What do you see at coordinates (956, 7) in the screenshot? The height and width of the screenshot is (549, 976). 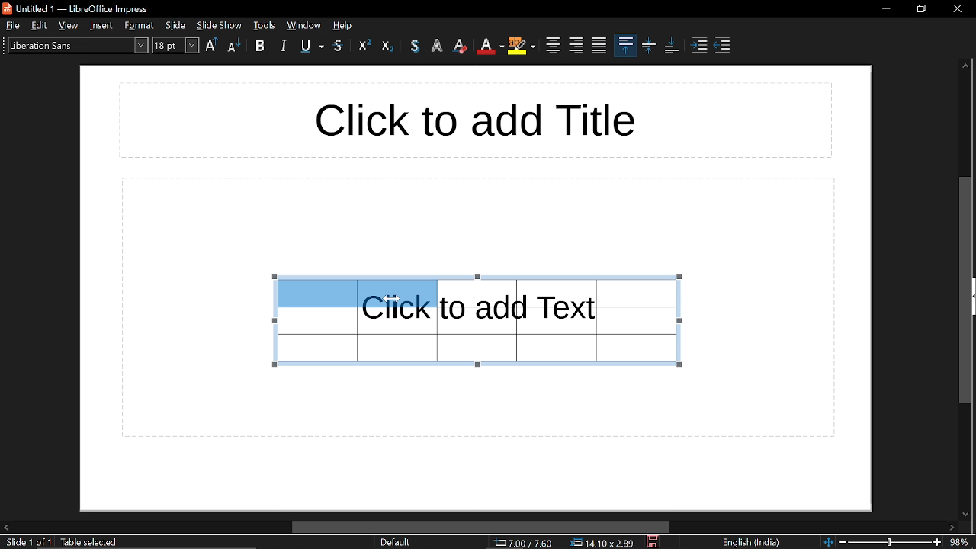 I see `close` at bounding box center [956, 7].